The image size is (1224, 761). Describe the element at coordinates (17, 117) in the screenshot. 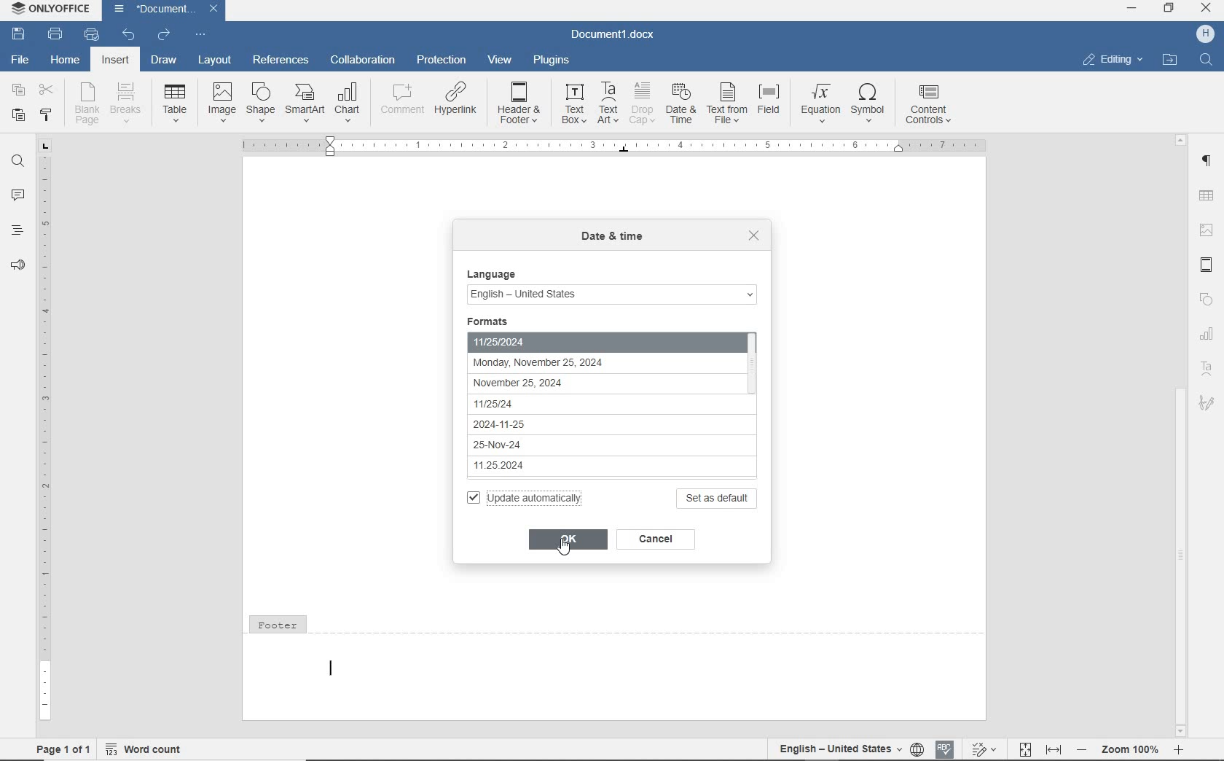

I see `PASTE` at that location.